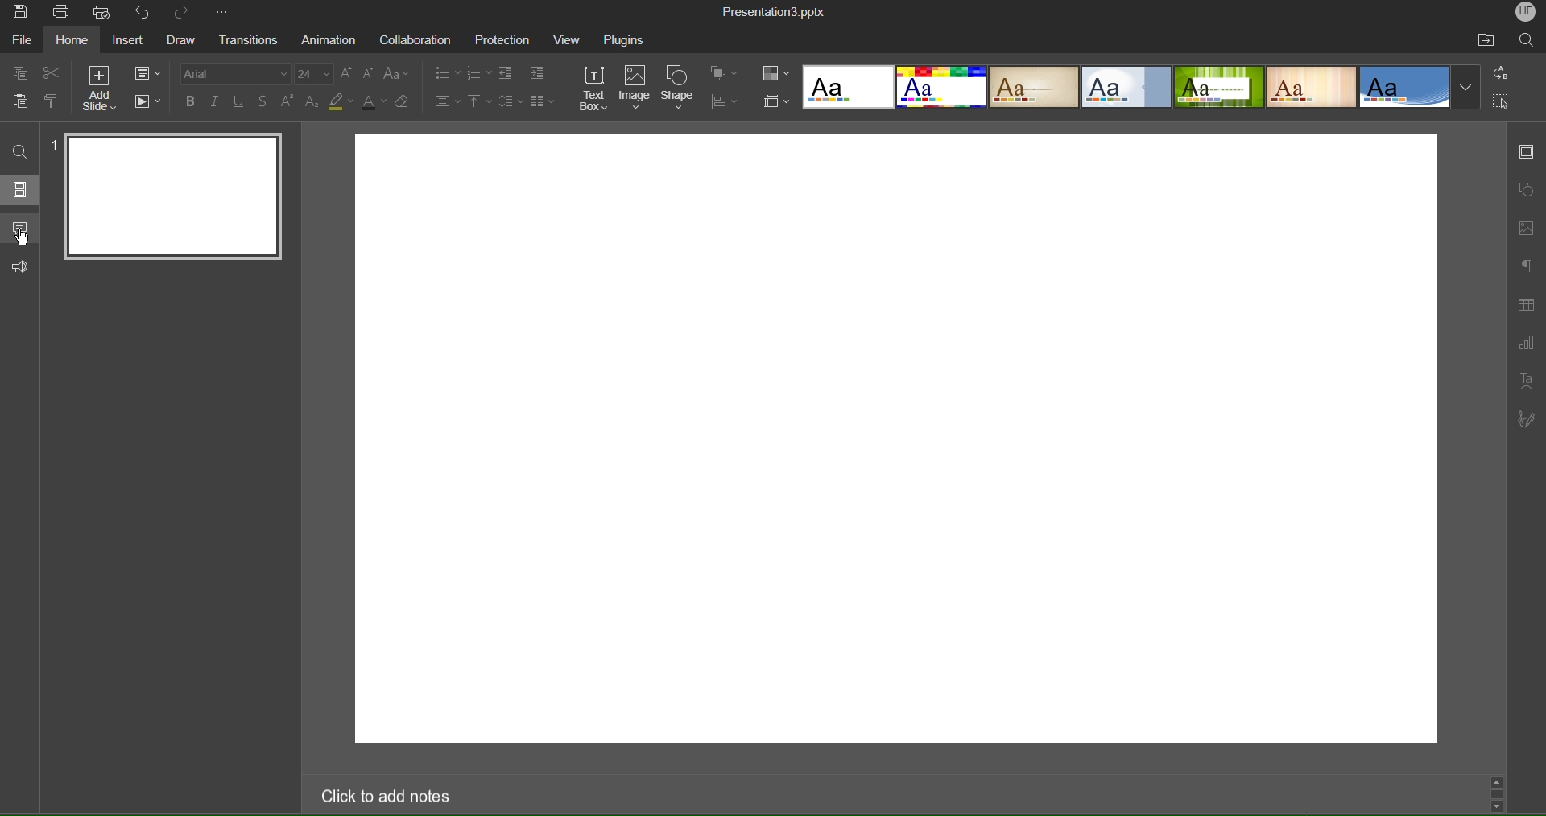  What do you see at coordinates (23, 267) in the screenshot?
I see `Feedback and Support` at bounding box center [23, 267].